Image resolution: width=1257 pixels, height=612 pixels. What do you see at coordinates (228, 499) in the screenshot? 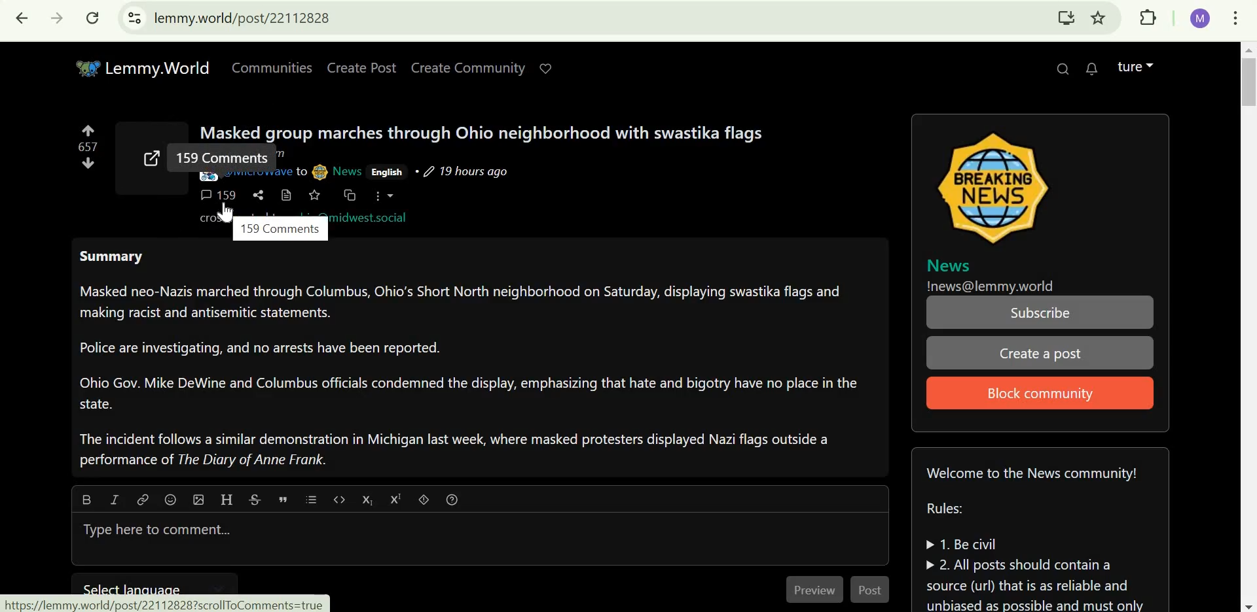
I see `Header` at bounding box center [228, 499].